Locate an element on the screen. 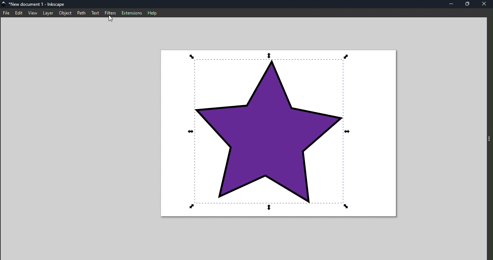 The height and width of the screenshot is (260, 493). Path is located at coordinates (82, 12).